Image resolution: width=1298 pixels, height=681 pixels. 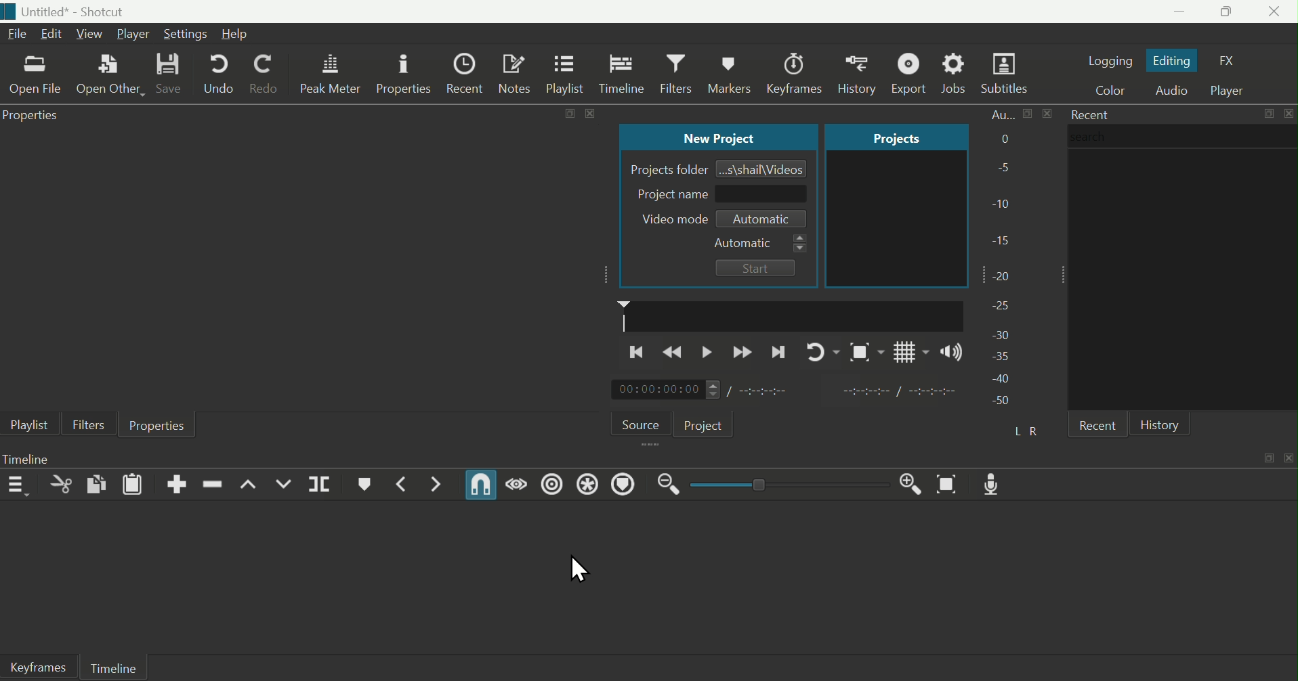 I want to click on Snap, so click(x=481, y=485).